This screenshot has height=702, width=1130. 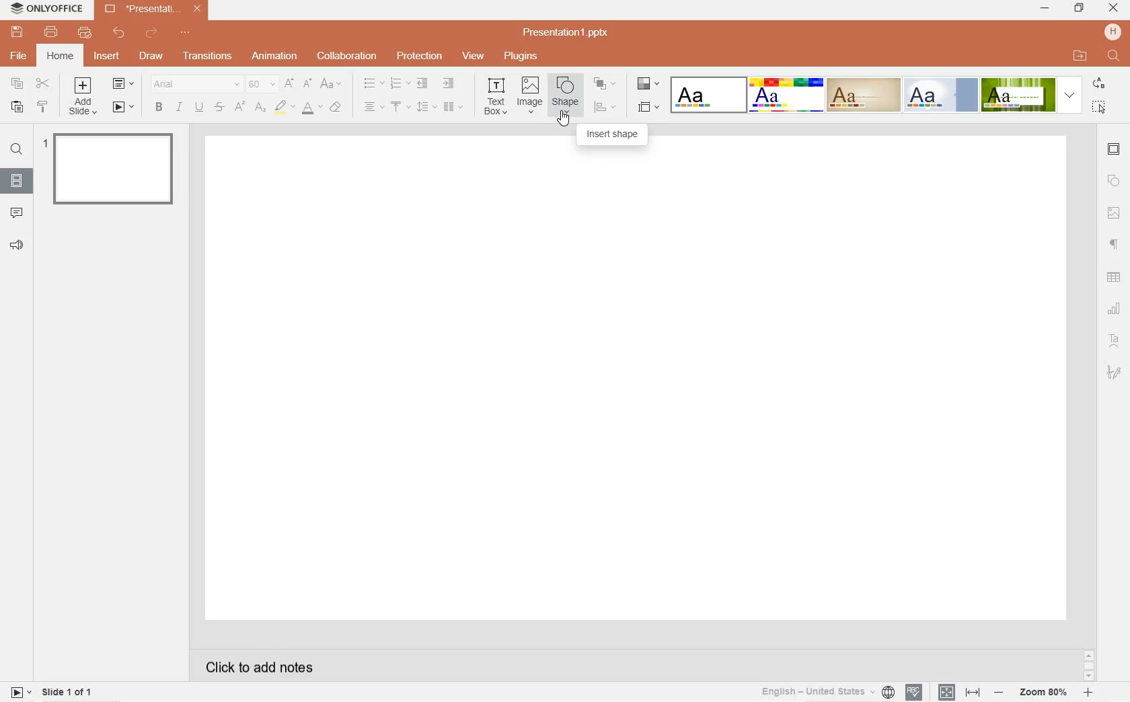 What do you see at coordinates (158, 107) in the screenshot?
I see `bold` at bounding box center [158, 107].